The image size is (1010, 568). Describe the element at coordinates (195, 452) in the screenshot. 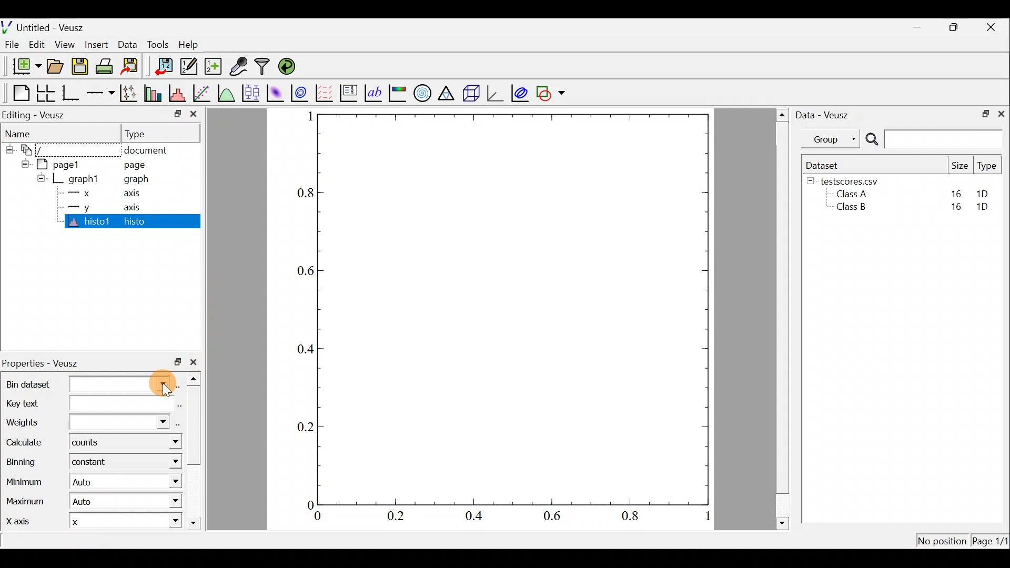

I see `scroll bar` at that location.